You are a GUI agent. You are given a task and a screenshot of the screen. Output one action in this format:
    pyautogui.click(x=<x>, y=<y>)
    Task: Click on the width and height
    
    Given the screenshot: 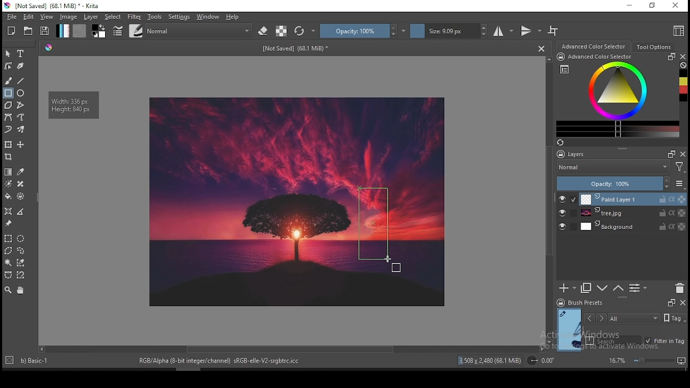 What is the action you would take?
    pyautogui.click(x=74, y=105)
    